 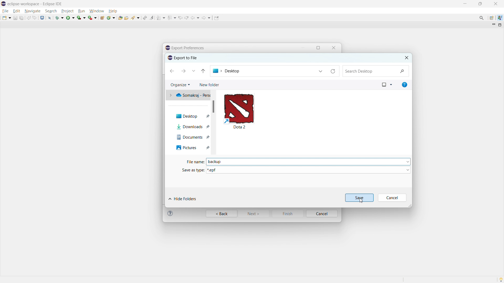 What do you see at coordinates (180, 18) in the screenshot?
I see `view previous location` at bounding box center [180, 18].